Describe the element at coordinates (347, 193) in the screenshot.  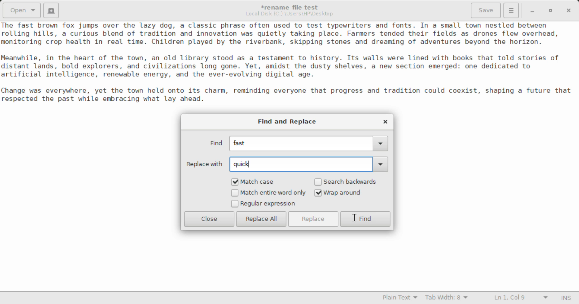
I see `Wrap around` at that location.